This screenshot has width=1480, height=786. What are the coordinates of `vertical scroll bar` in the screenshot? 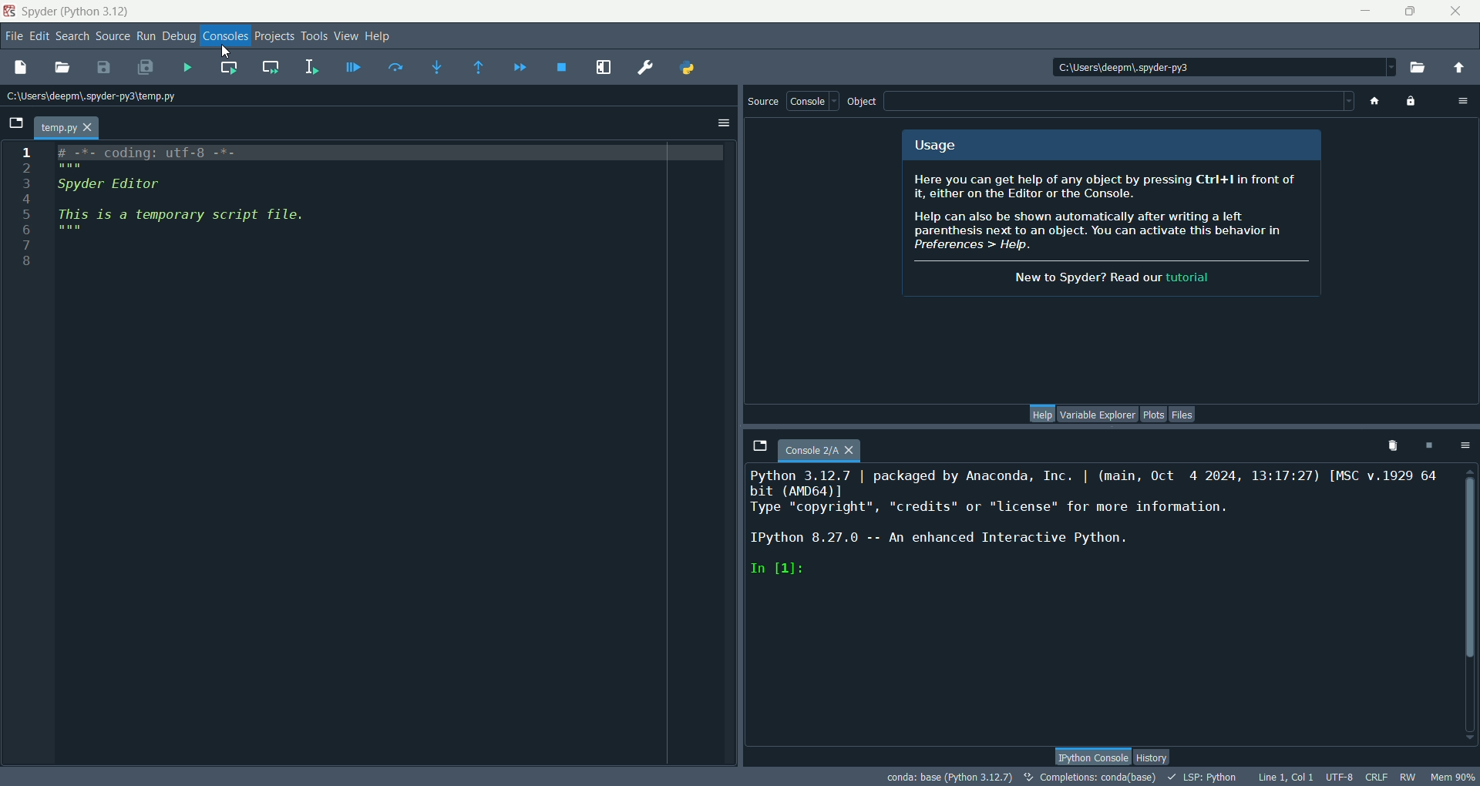 It's located at (1471, 599).